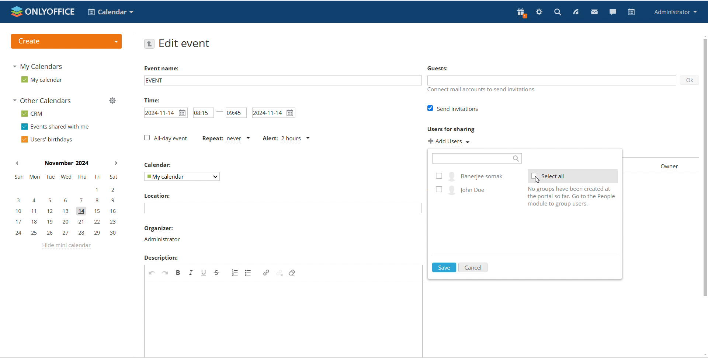  What do you see at coordinates (469, 189) in the screenshot?
I see `user 2` at bounding box center [469, 189].